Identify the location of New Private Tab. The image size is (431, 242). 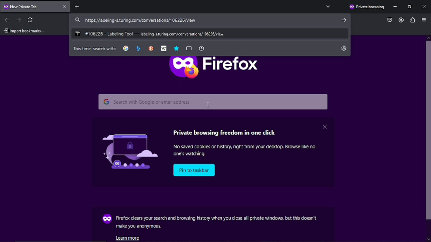
(30, 6).